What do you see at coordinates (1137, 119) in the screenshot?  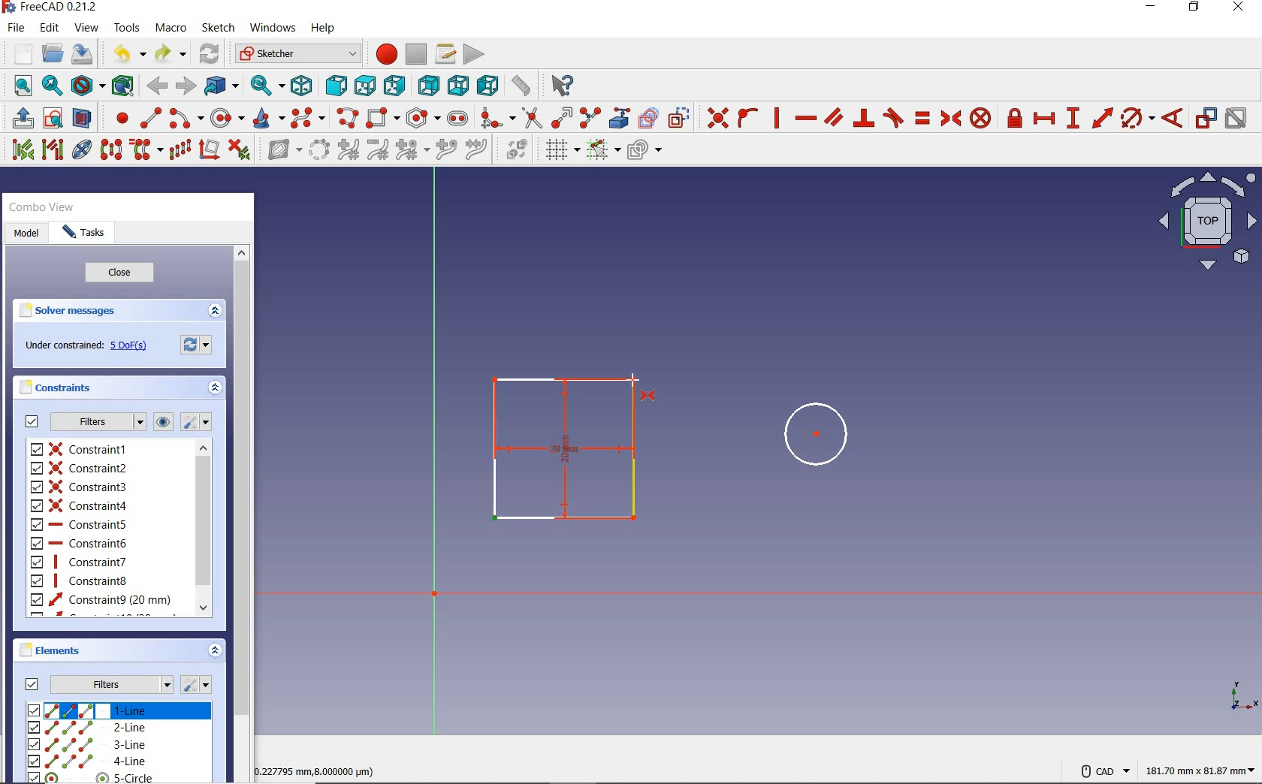 I see `constrain arc or circle` at bounding box center [1137, 119].